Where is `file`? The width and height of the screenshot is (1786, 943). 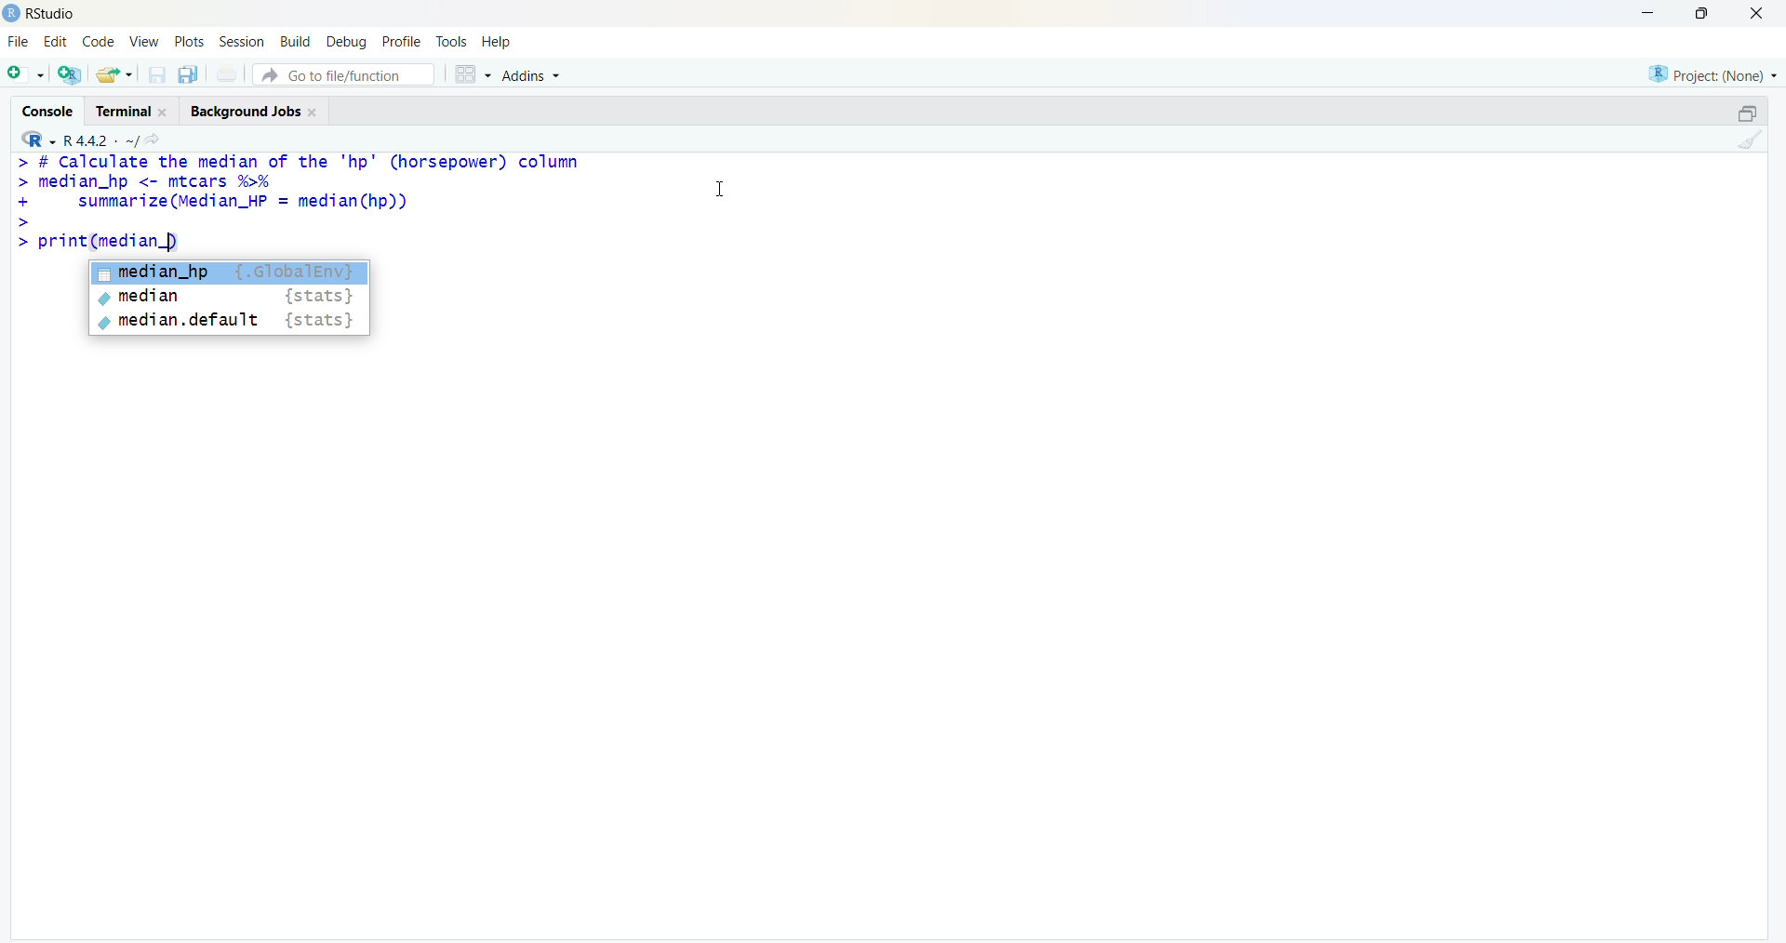 file is located at coordinates (19, 40).